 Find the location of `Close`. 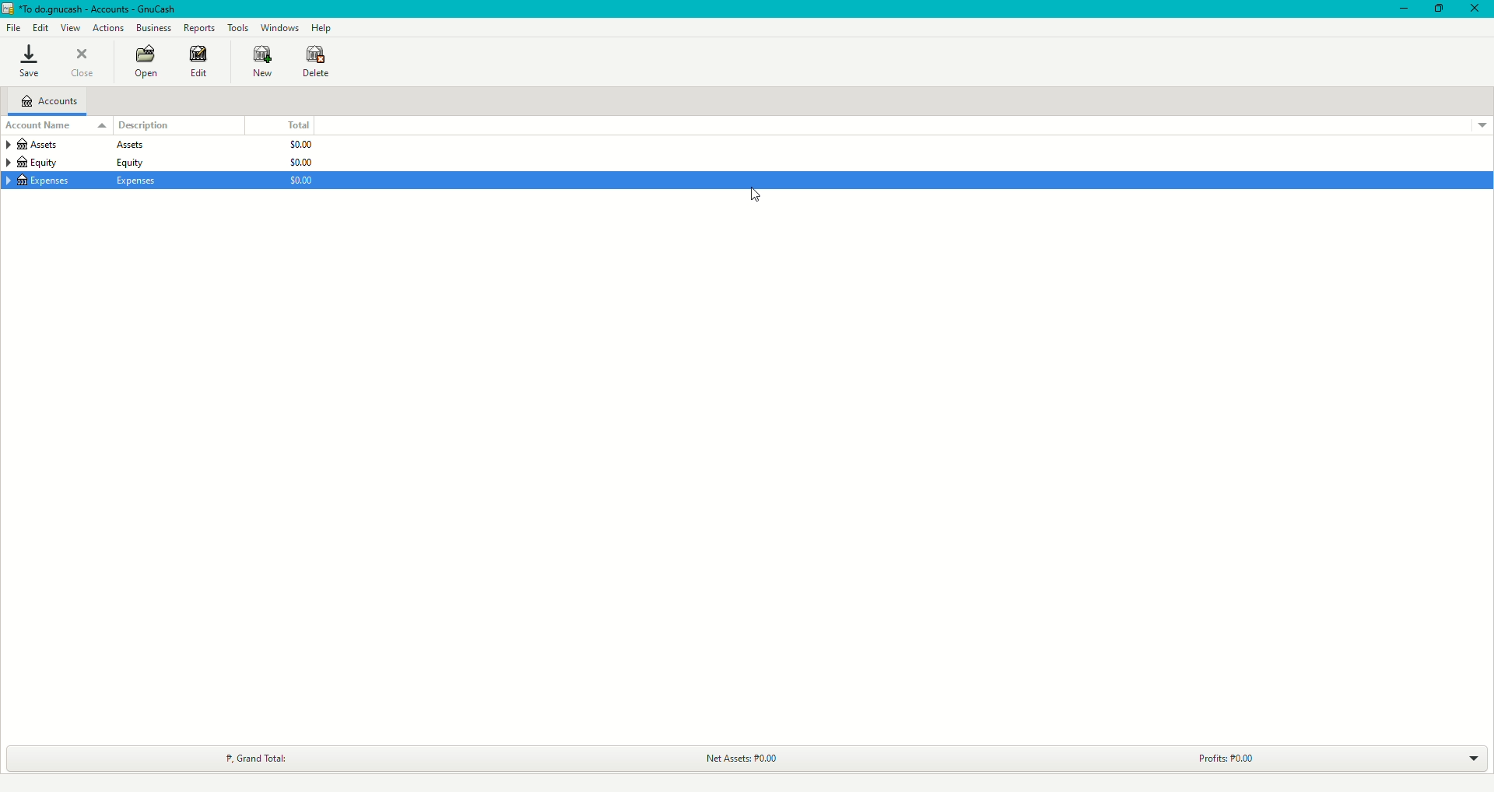

Close is located at coordinates (83, 61).